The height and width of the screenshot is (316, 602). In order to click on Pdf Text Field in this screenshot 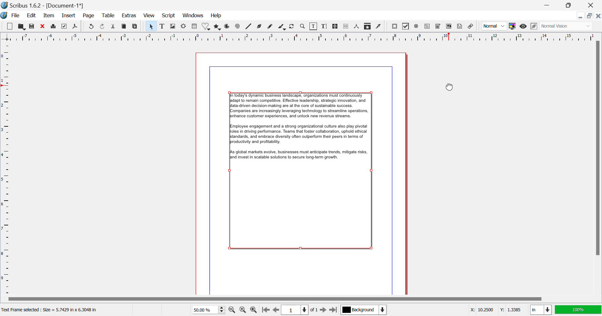, I will do `click(429, 26)`.